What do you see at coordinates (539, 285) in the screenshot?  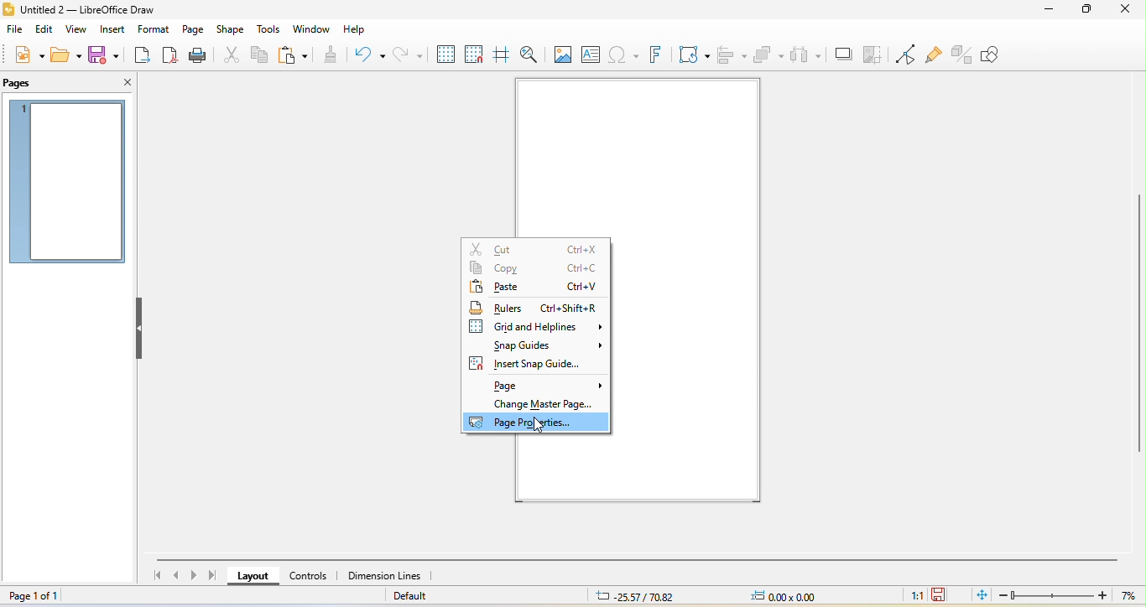 I see `paste` at bounding box center [539, 285].